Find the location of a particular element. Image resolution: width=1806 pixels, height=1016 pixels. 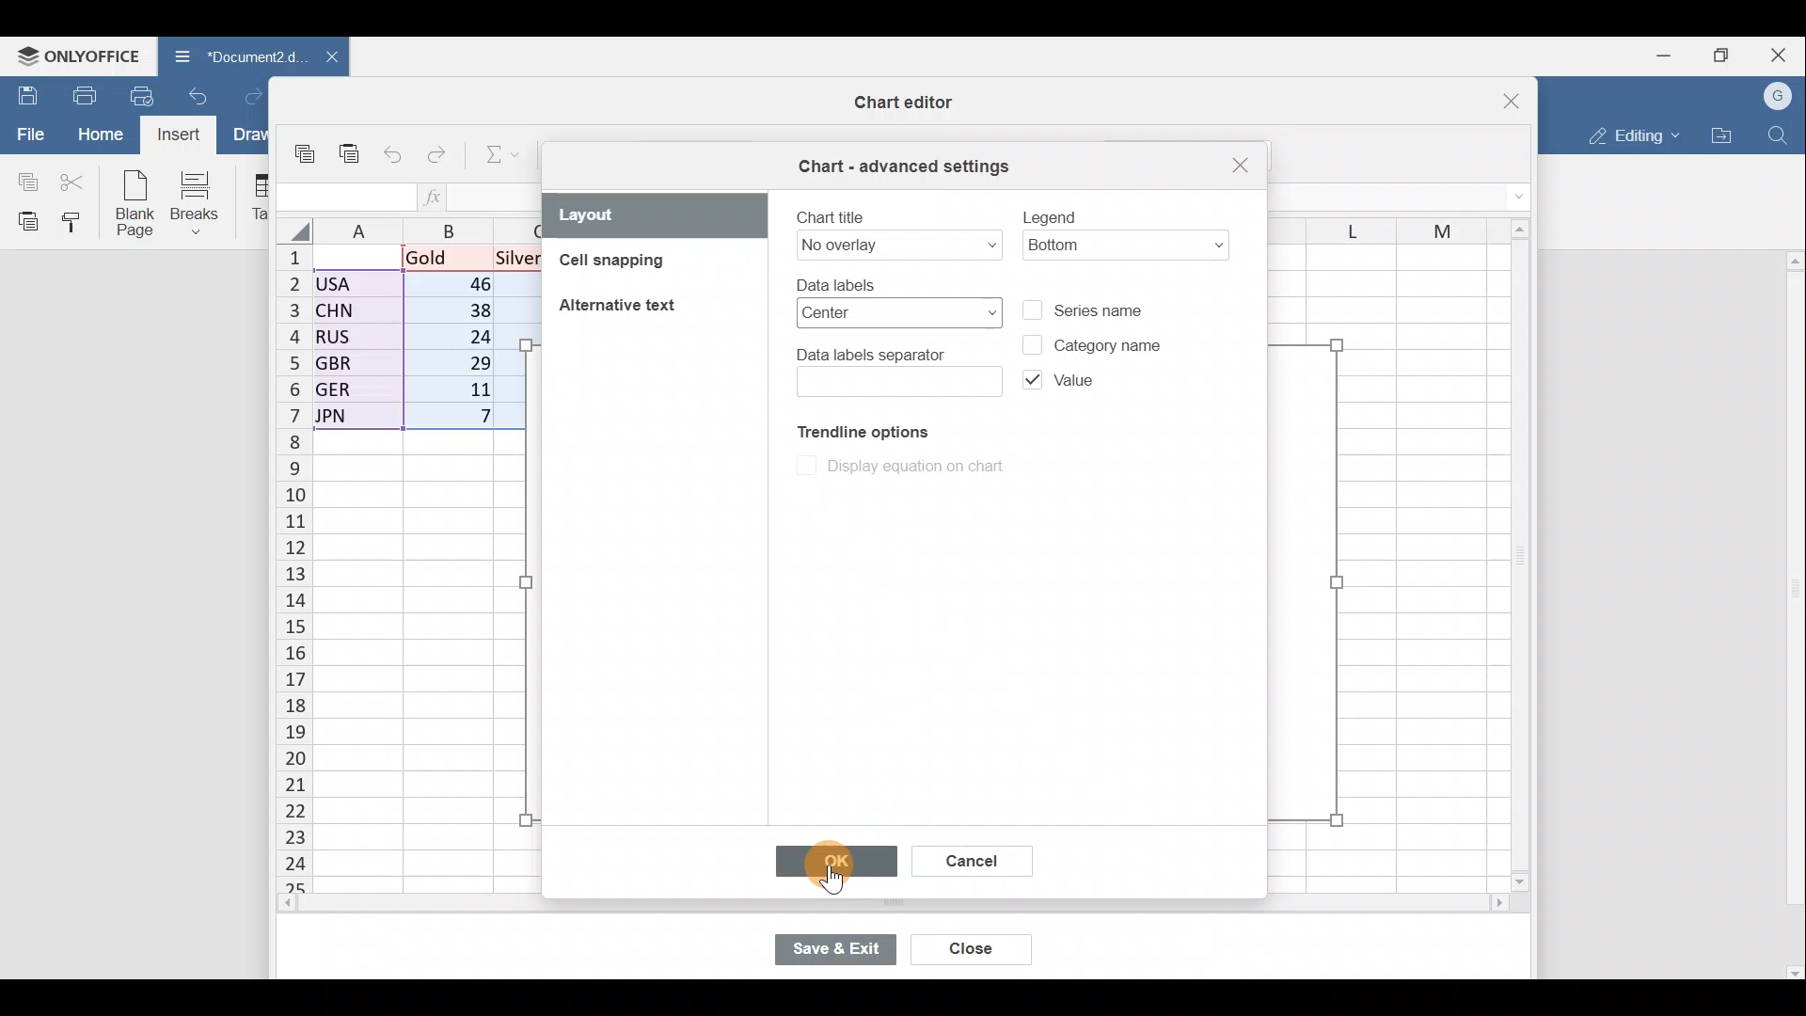

Scroll bar is located at coordinates (1789, 608).